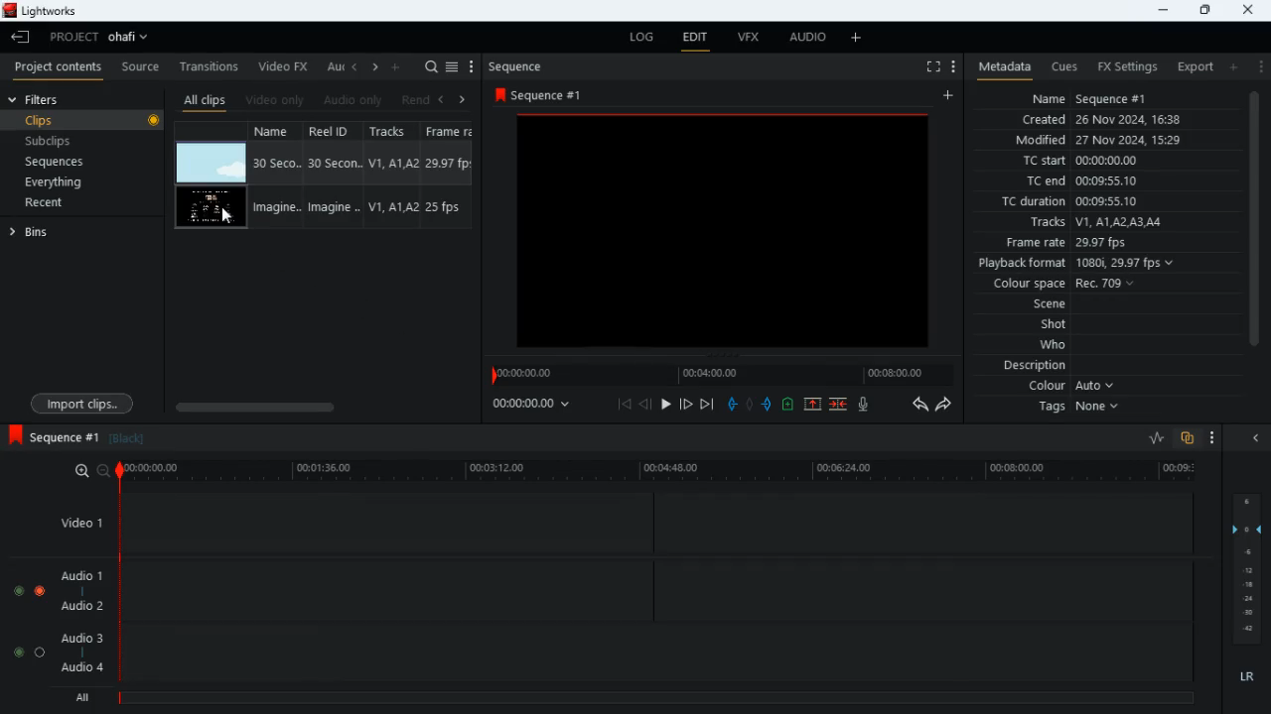 This screenshot has width=1271, height=714. Describe the element at coordinates (865, 404) in the screenshot. I see `mic` at that location.